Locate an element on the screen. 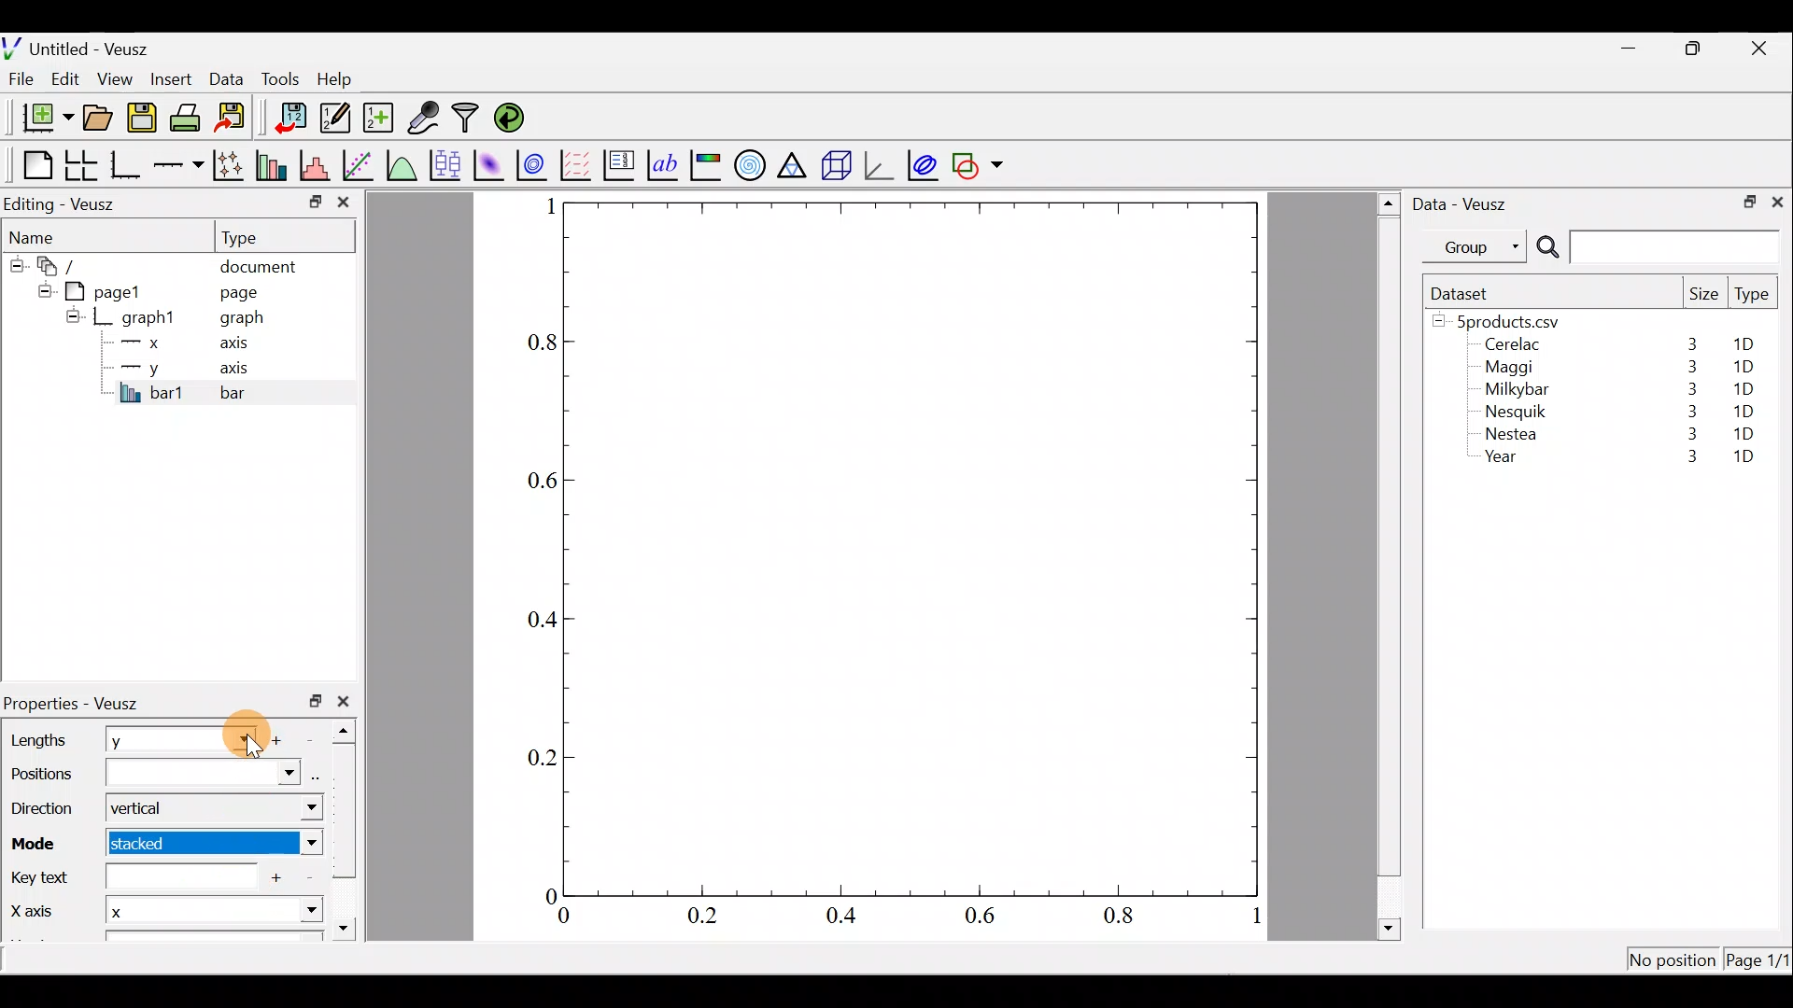  0.2 is located at coordinates (544, 756).